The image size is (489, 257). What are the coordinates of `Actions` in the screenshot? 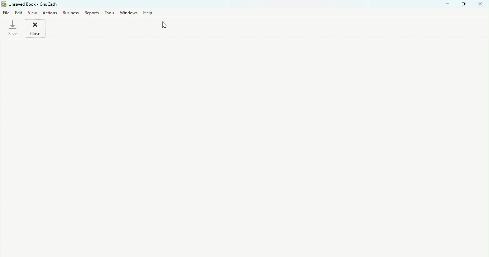 It's located at (50, 14).